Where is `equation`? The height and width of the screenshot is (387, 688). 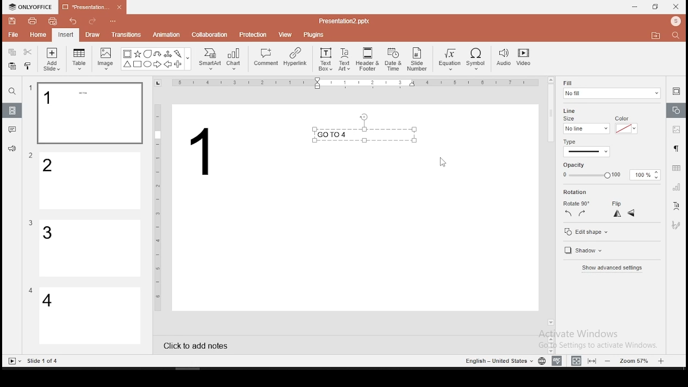
equation is located at coordinates (449, 60).